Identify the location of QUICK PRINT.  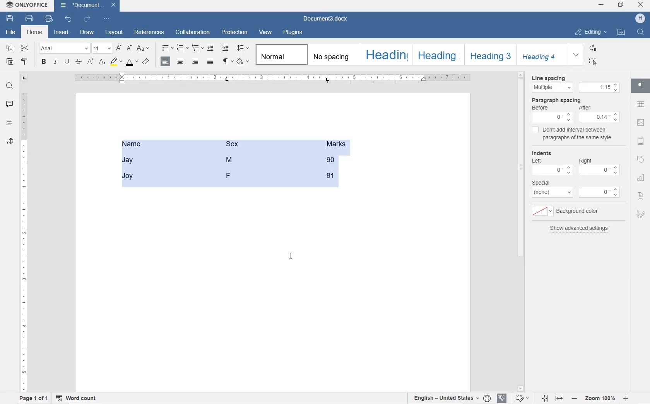
(49, 19).